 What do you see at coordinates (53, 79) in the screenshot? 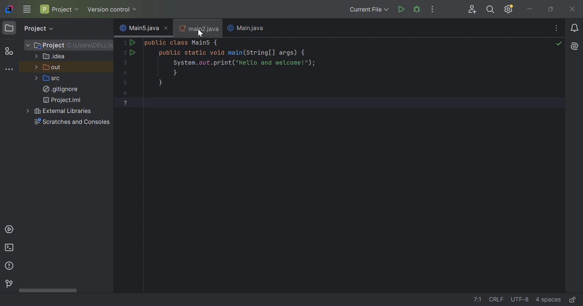
I see `src` at bounding box center [53, 79].